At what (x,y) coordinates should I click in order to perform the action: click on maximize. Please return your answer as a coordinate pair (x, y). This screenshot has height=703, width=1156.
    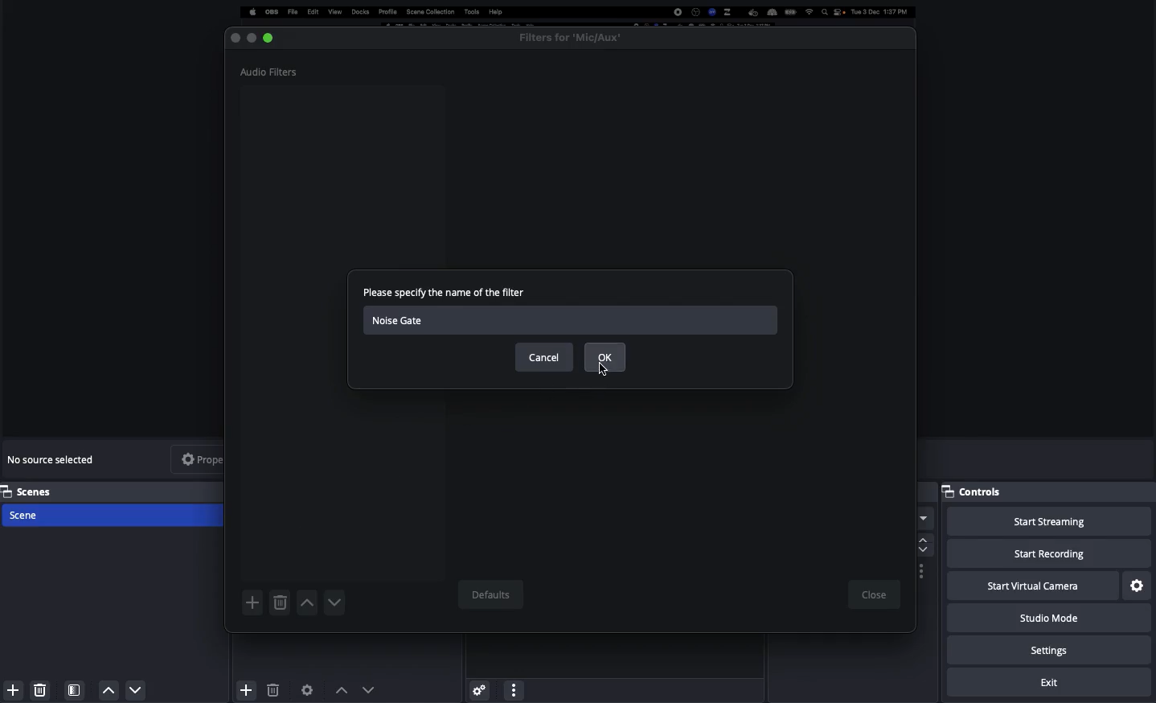
    Looking at the image, I should click on (250, 38).